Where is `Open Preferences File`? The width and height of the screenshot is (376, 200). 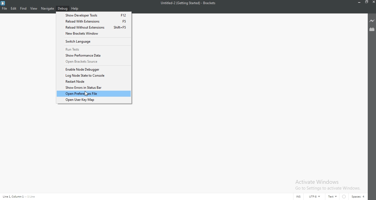
Open Preferences File is located at coordinates (94, 94).